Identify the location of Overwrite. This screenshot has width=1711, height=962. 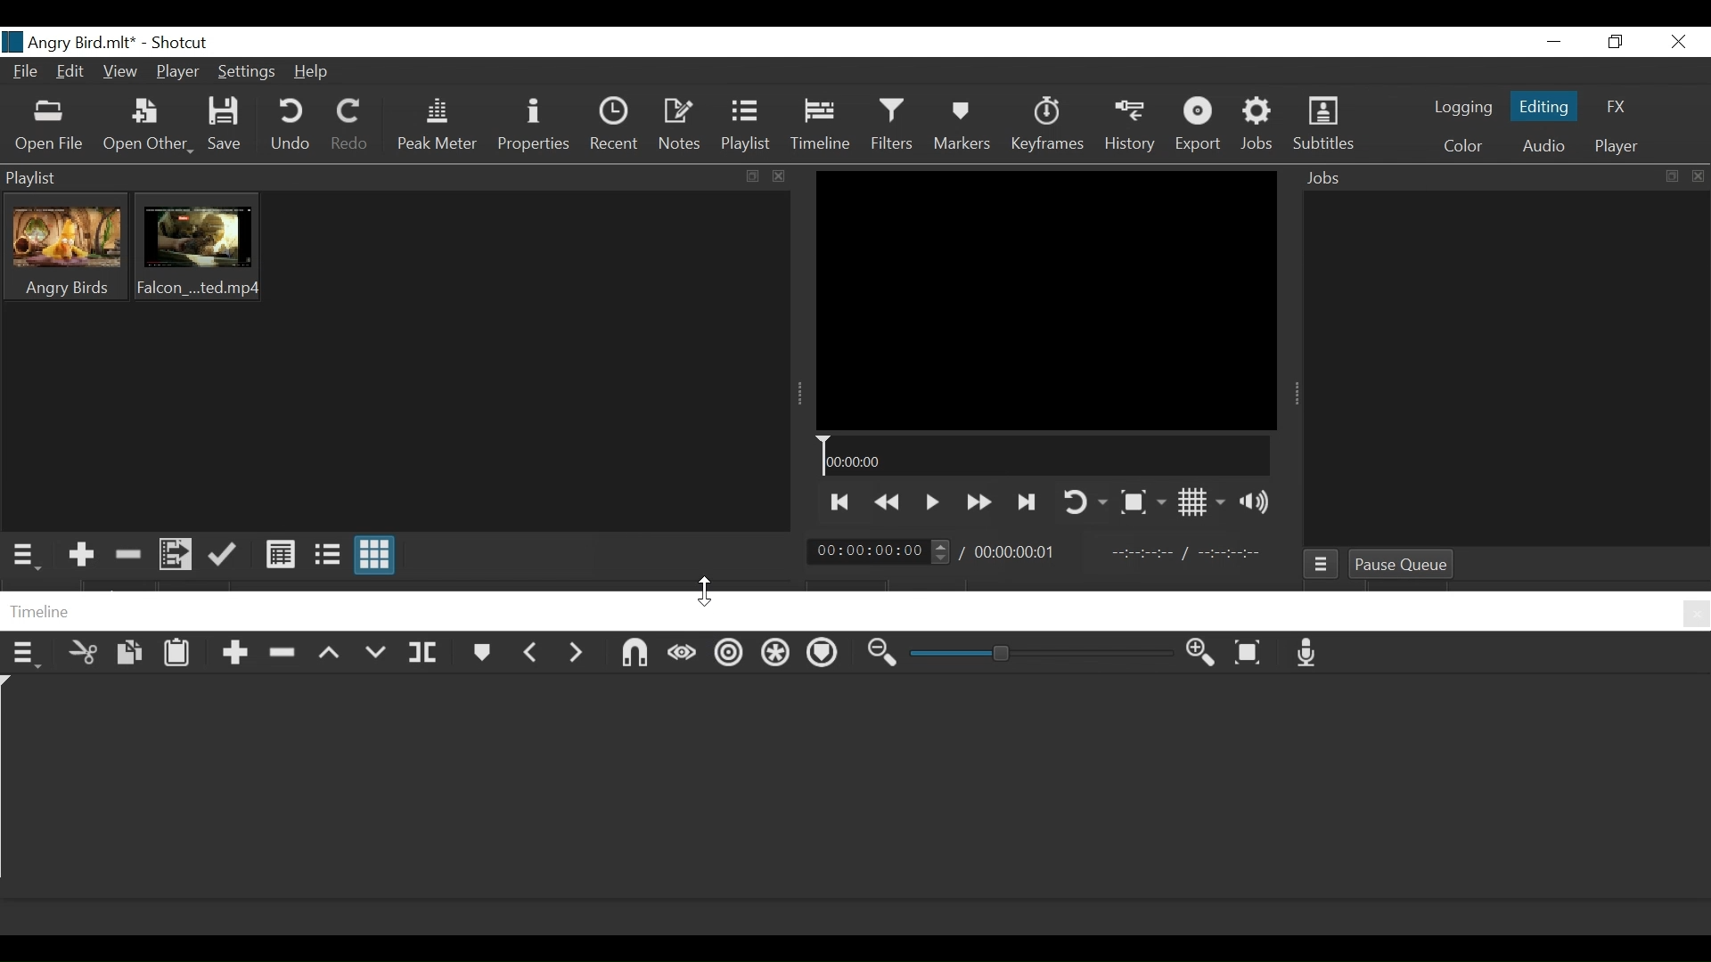
(376, 658).